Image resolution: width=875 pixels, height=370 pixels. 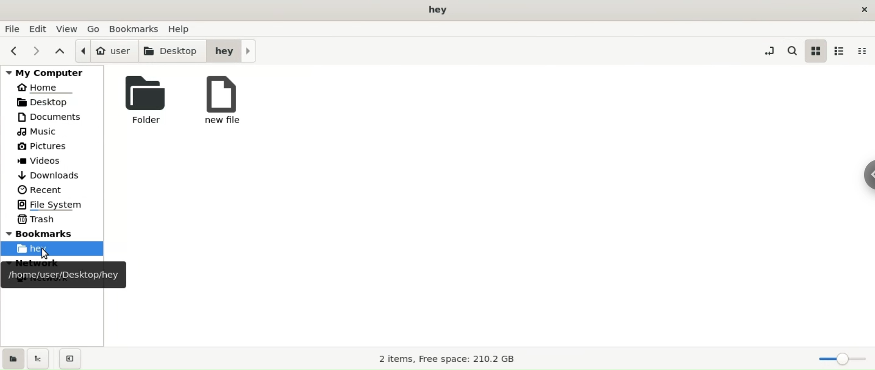 What do you see at coordinates (182, 28) in the screenshot?
I see `help` at bounding box center [182, 28].